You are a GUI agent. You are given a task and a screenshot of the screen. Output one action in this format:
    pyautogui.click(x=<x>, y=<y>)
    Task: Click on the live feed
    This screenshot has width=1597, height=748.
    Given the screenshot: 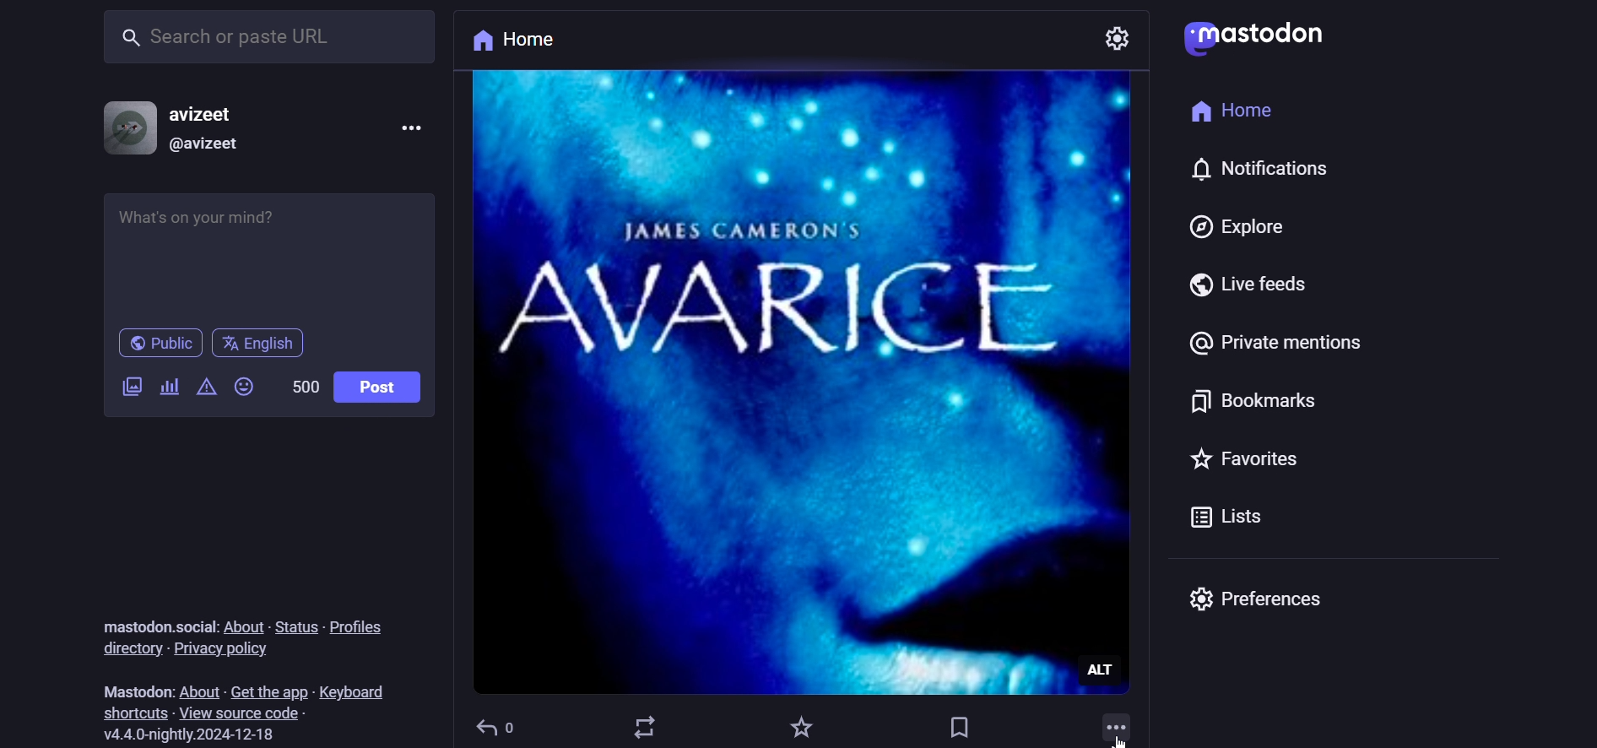 What is the action you would take?
    pyautogui.click(x=1175, y=282)
    